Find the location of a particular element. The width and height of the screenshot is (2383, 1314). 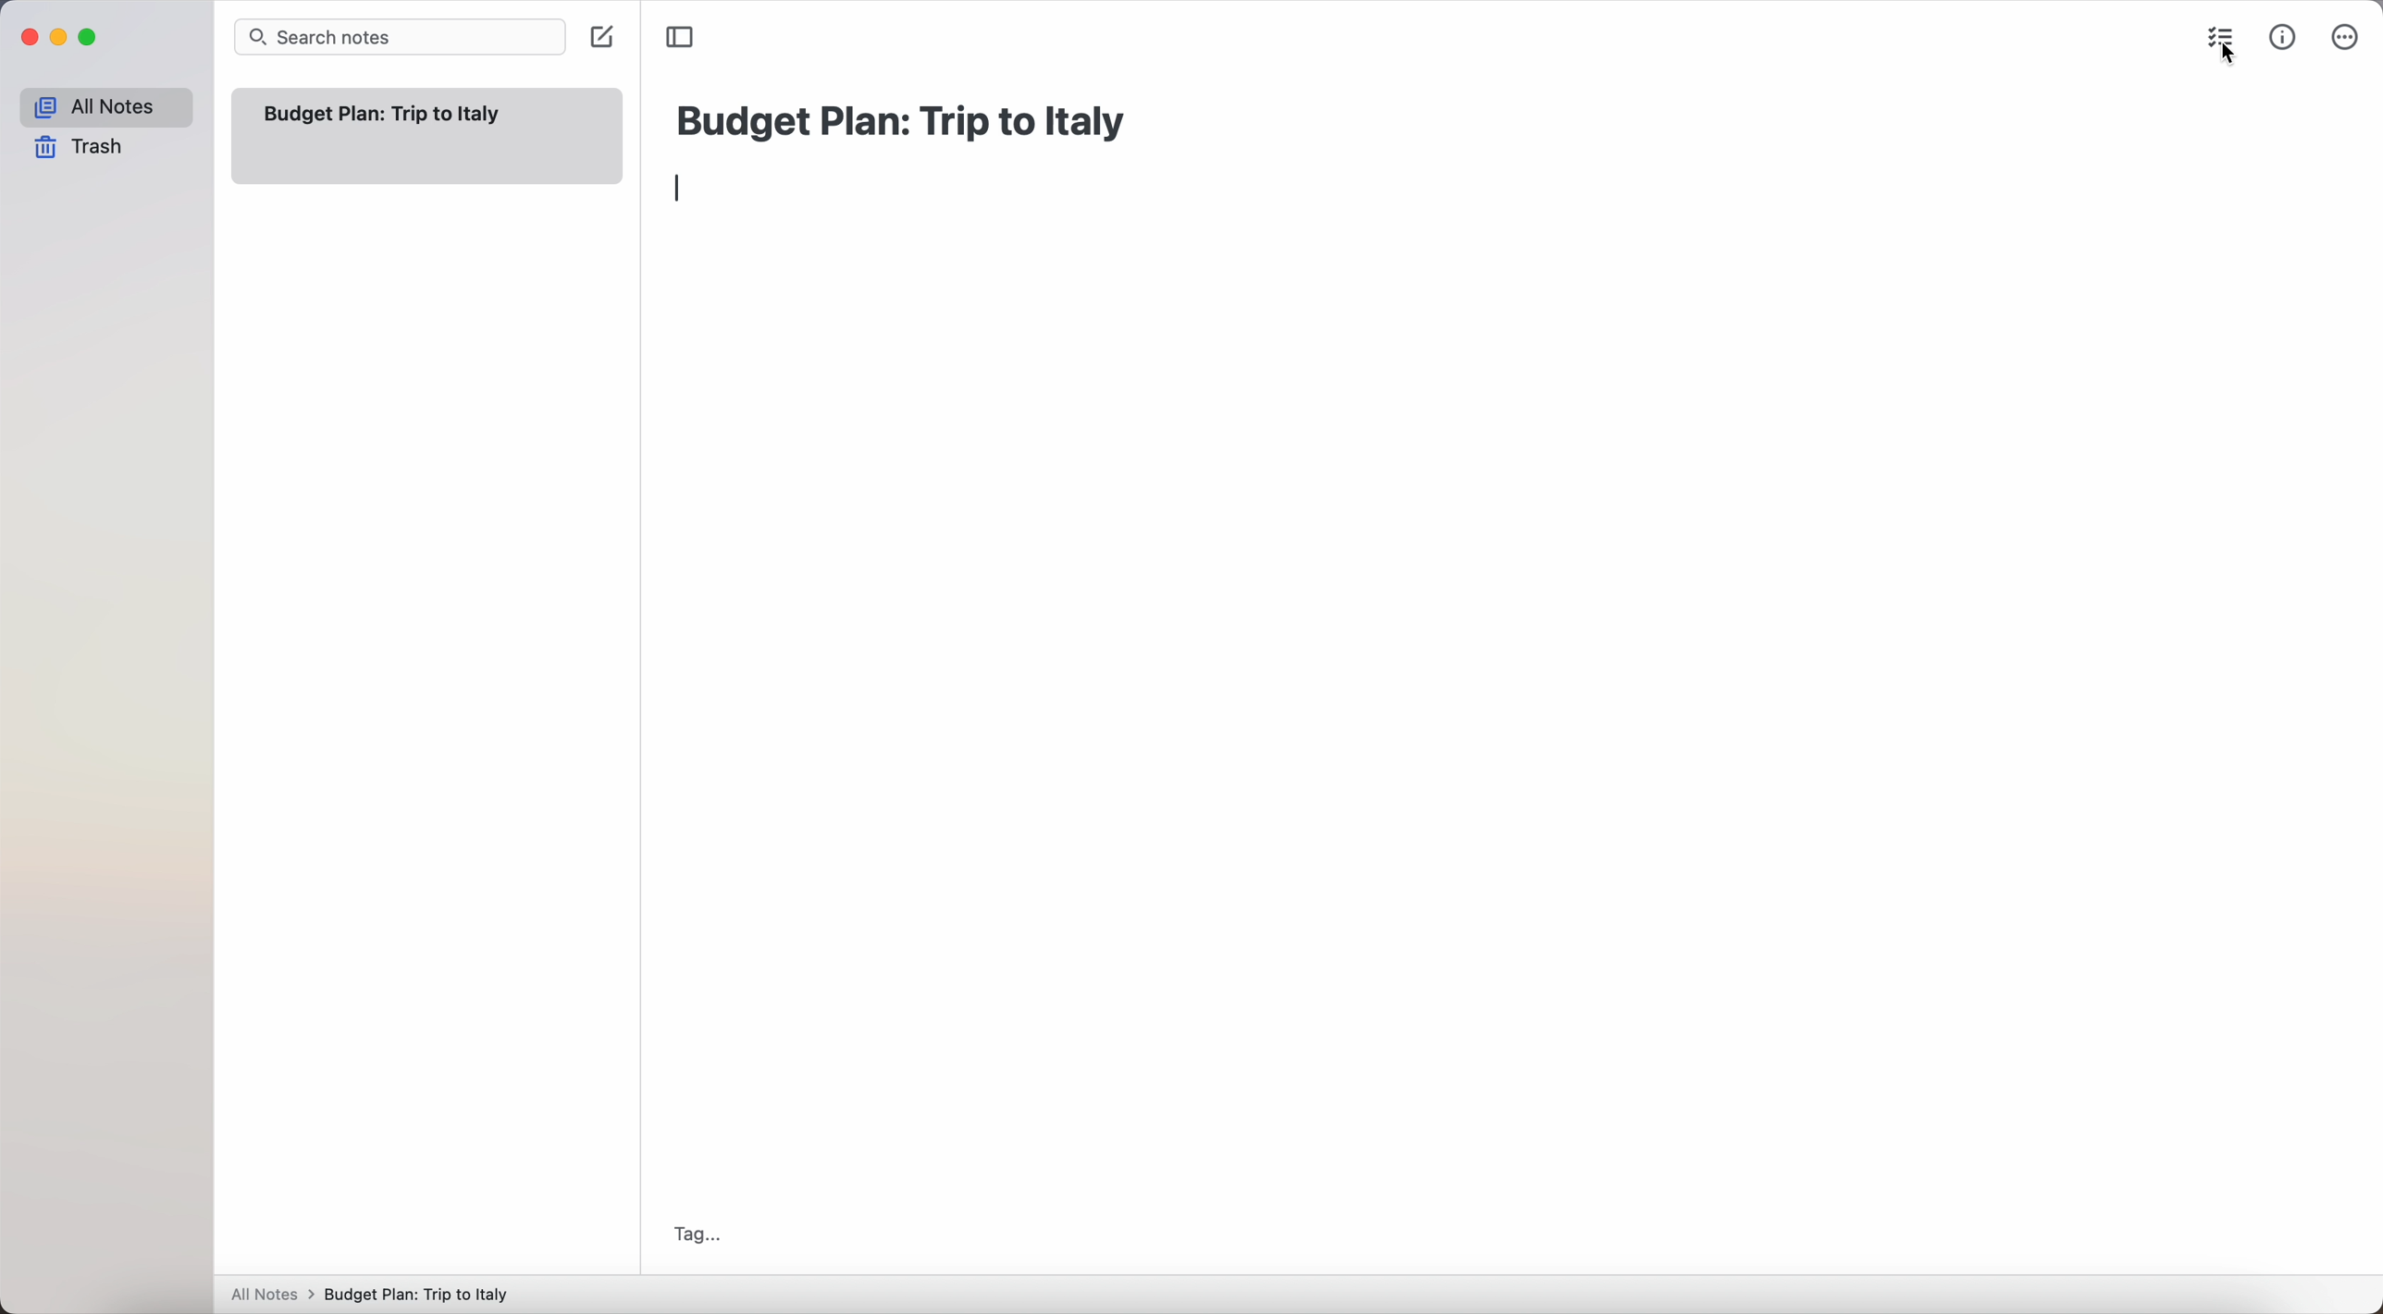

check list is located at coordinates (2216, 35).